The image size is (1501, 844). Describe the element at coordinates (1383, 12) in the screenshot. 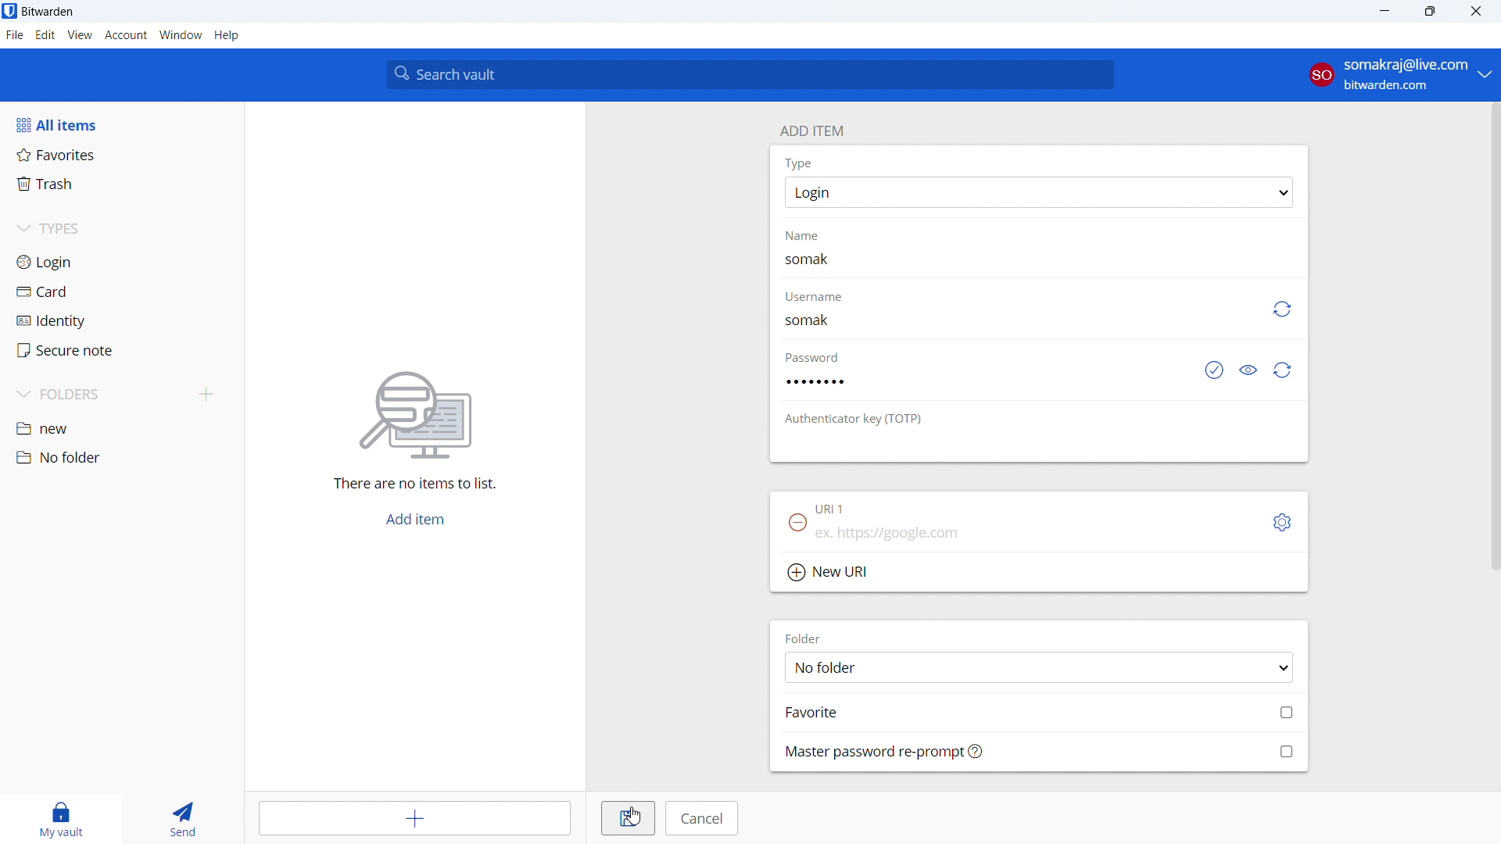

I see `minimize` at that location.